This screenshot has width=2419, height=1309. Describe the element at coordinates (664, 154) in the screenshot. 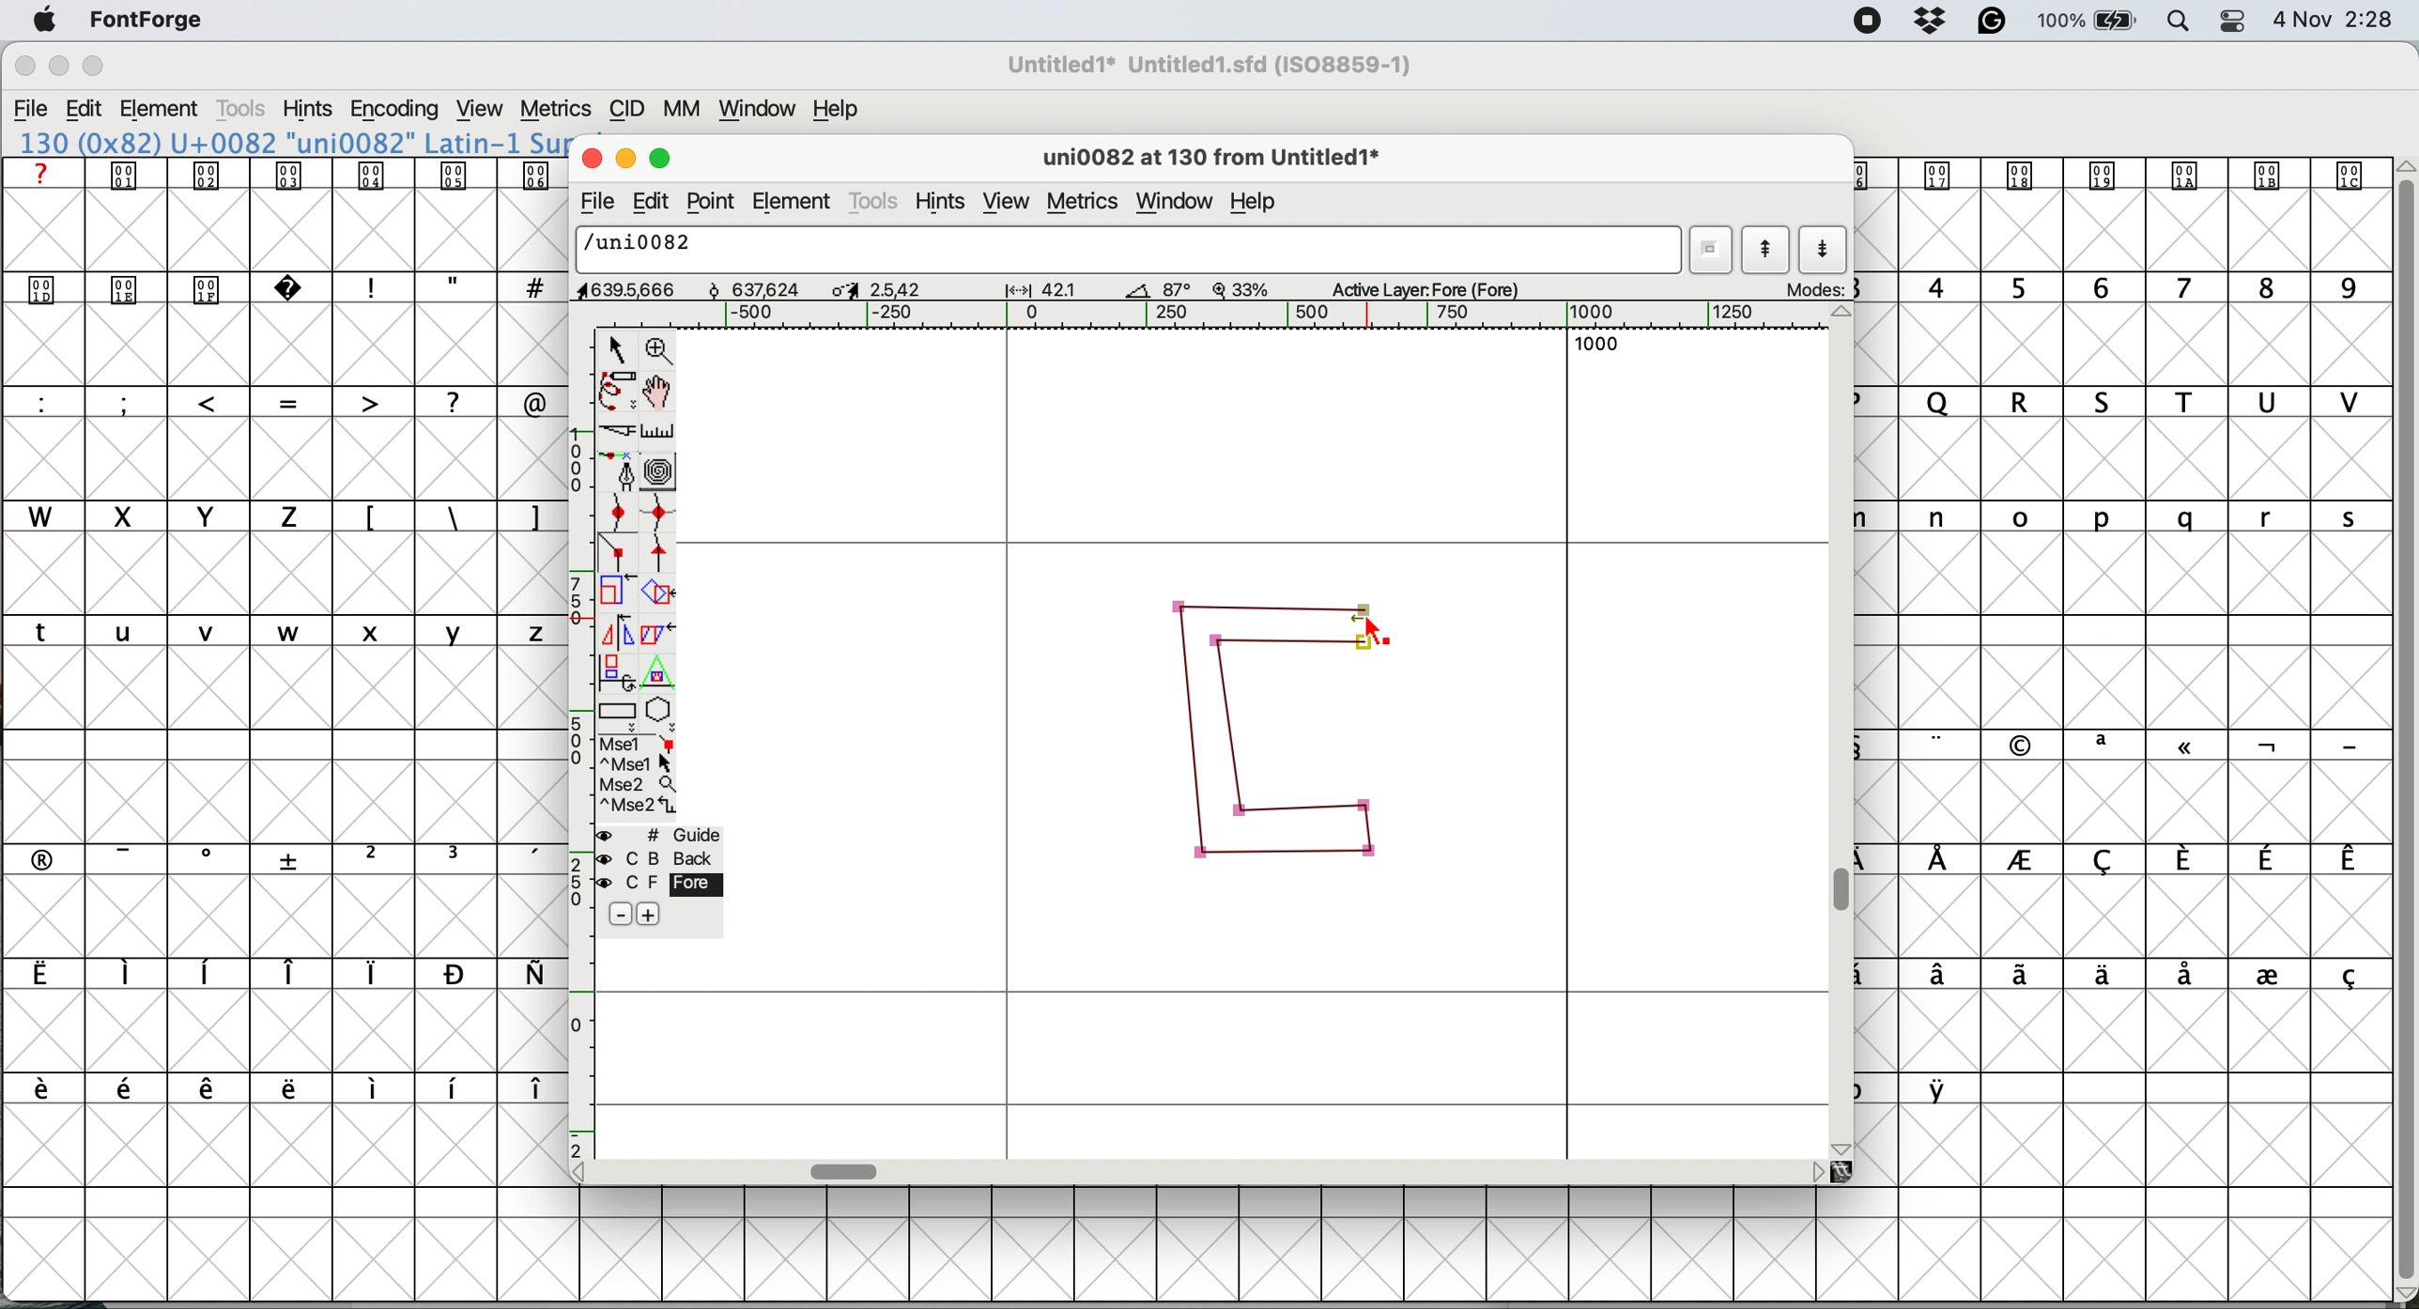

I see `maximise` at that location.